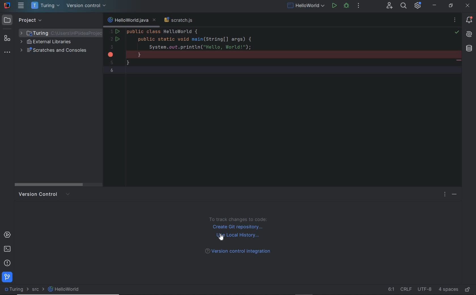  Describe the element at coordinates (7, 235) in the screenshot. I see `services` at that location.